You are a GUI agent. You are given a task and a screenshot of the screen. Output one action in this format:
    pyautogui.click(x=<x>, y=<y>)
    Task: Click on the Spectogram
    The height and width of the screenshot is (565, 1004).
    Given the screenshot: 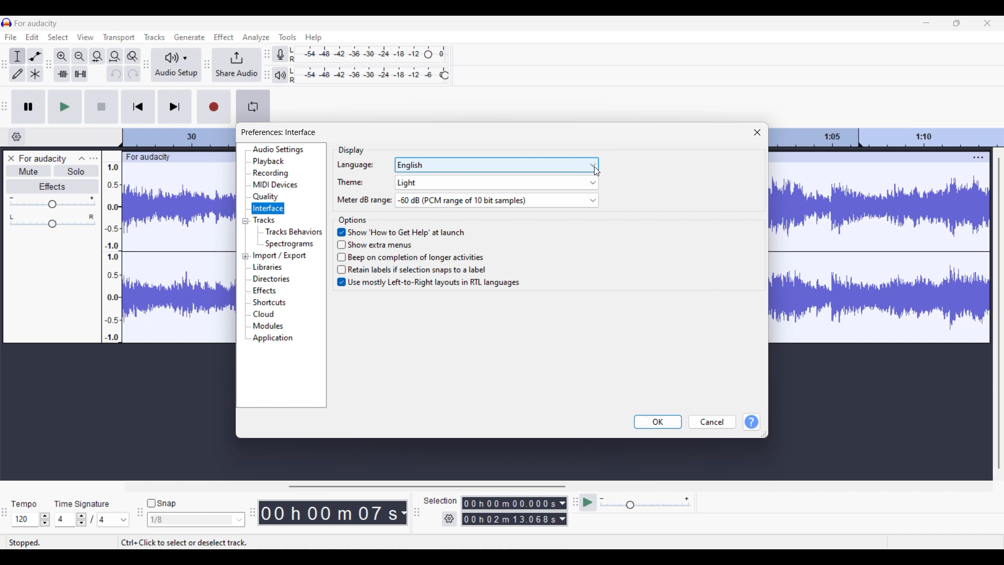 What is the action you would take?
    pyautogui.click(x=291, y=244)
    